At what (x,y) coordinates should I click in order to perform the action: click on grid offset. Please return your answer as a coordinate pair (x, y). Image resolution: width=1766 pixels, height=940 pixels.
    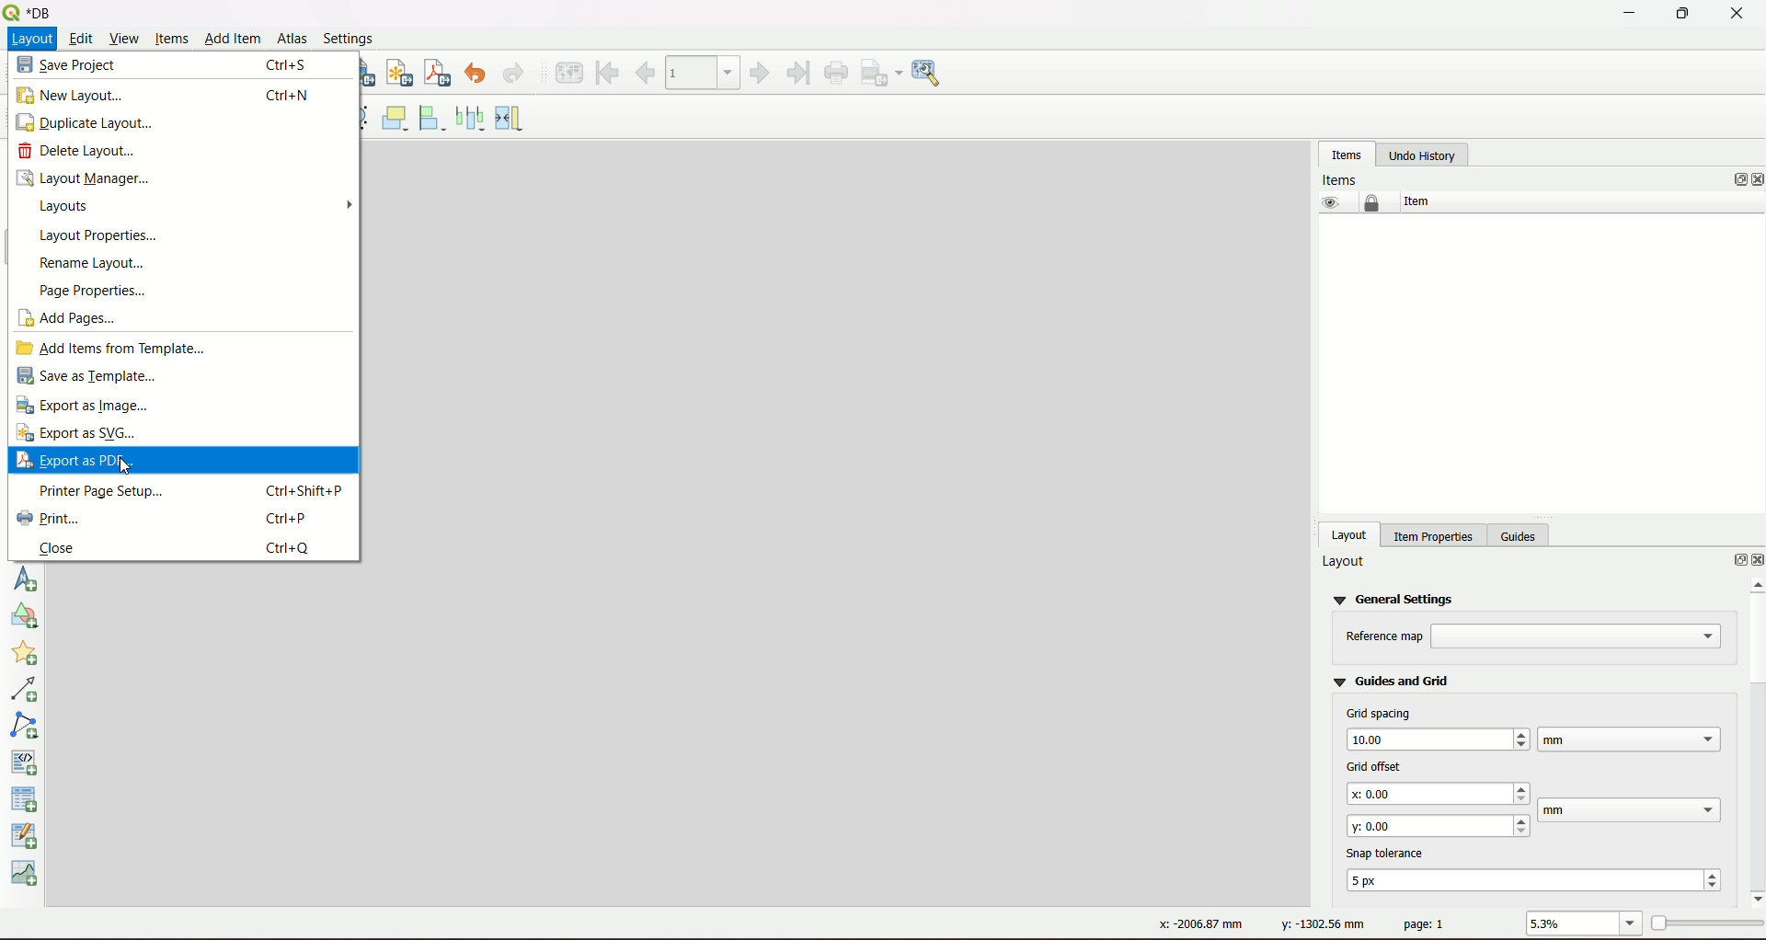
    Looking at the image, I should click on (1370, 764).